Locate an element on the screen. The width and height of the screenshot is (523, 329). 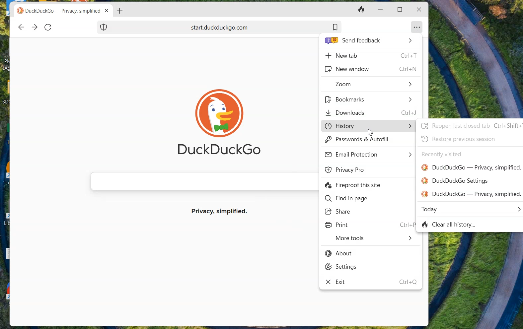
Exit is located at coordinates (338, 283).